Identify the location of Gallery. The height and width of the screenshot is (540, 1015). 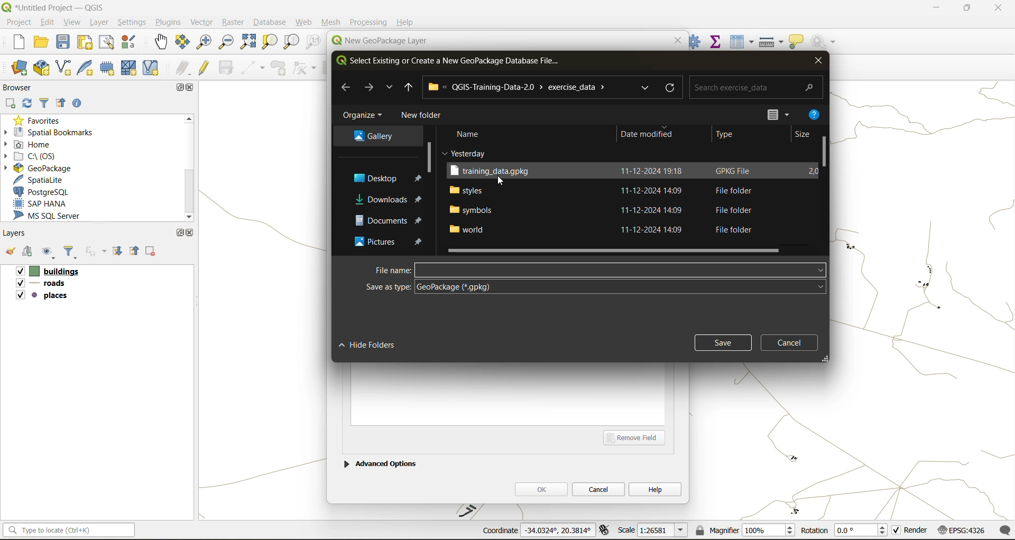
(372, 135).